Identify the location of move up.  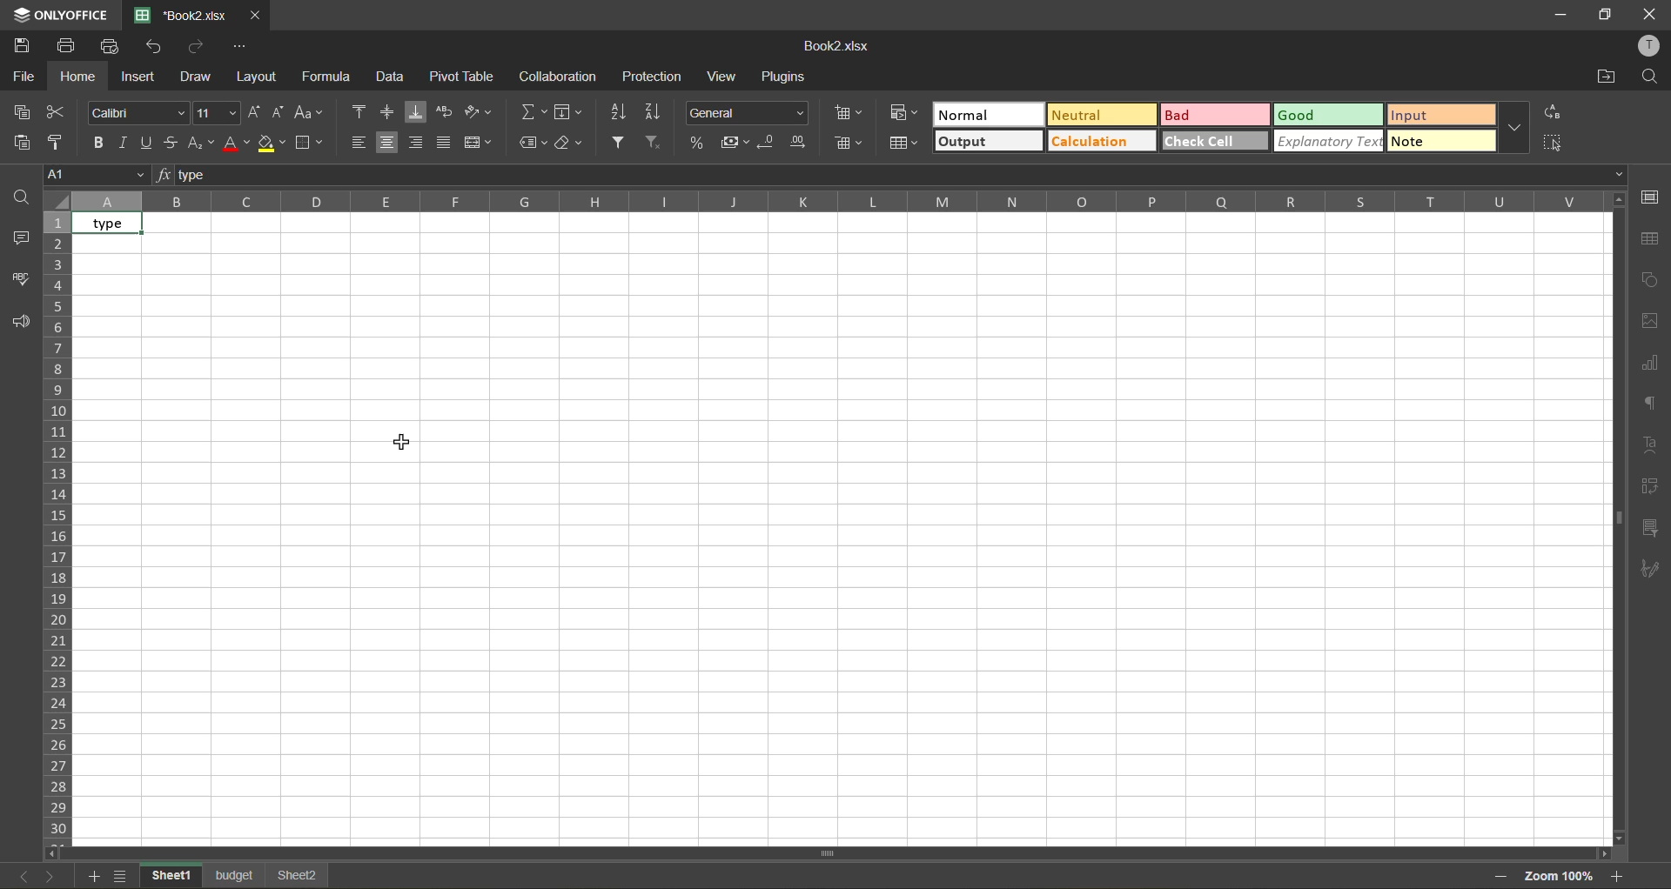
(1618, 204).